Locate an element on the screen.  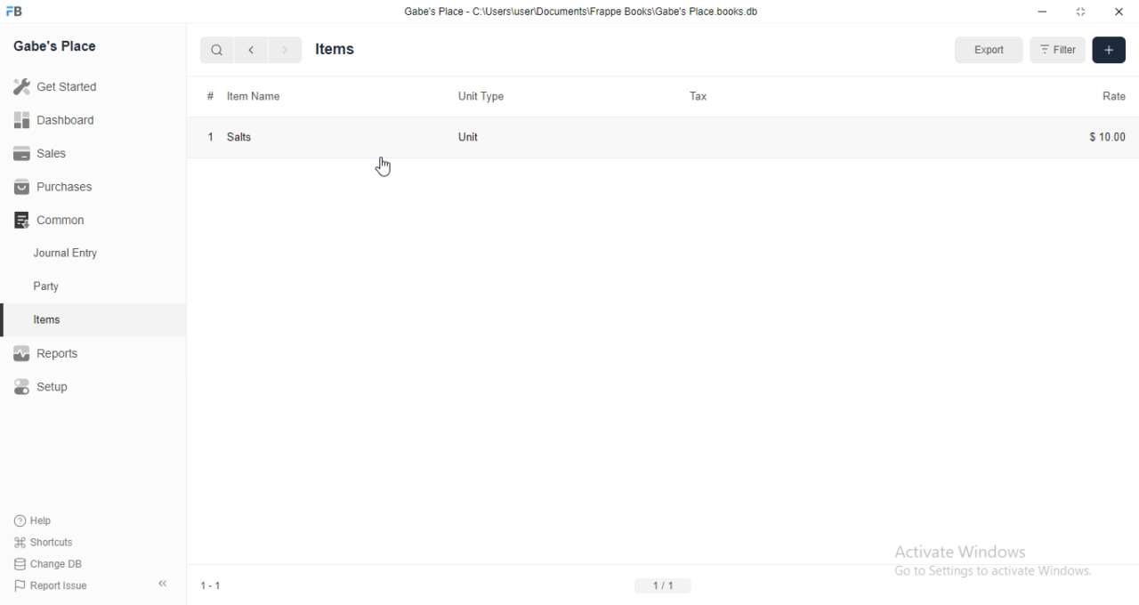
1/1 is located at coordinates (663, 585).